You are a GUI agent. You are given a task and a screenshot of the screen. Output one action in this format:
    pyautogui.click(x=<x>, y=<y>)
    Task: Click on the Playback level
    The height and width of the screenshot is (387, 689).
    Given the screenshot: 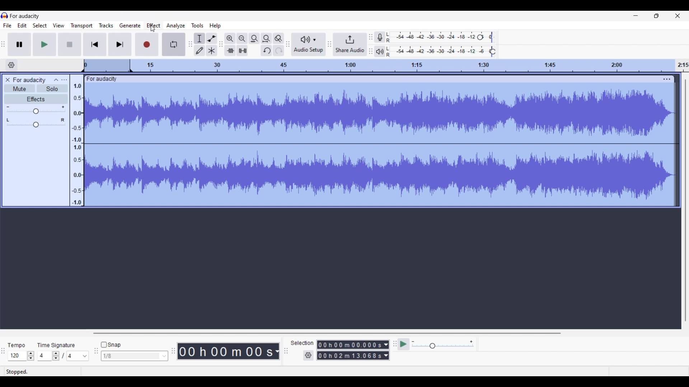 What is the action you would take?
    pyautogui.click(x=440, y=52)
    